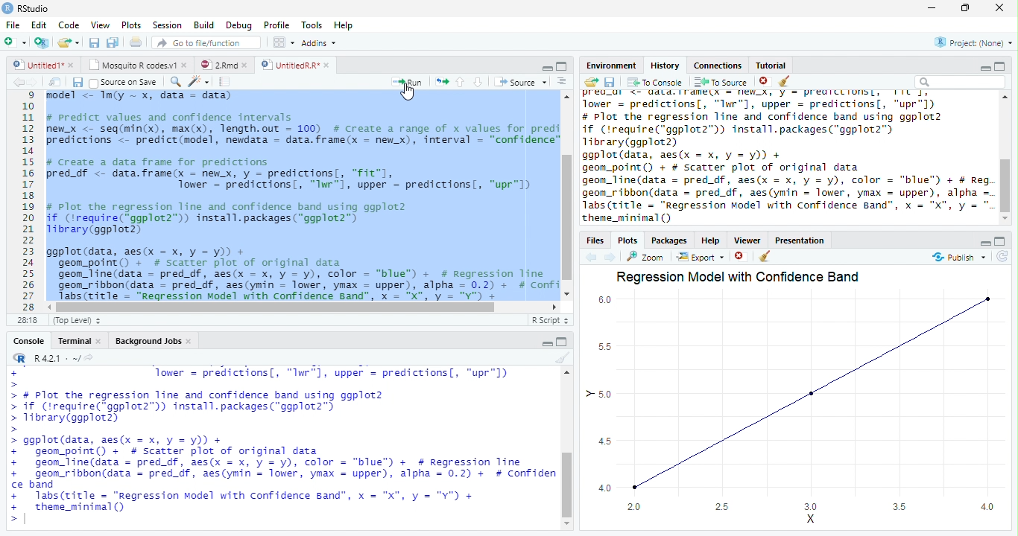  I want to click on “lower = predictions, "lwr’], upper = predictions, “upr"]), so click(326, 372).